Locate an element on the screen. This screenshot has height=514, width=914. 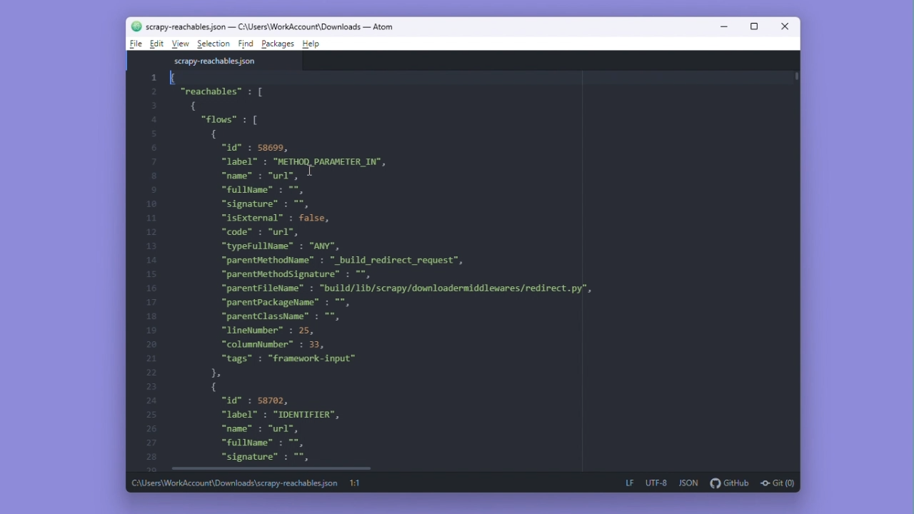
json is located at coordinates (688, 483).